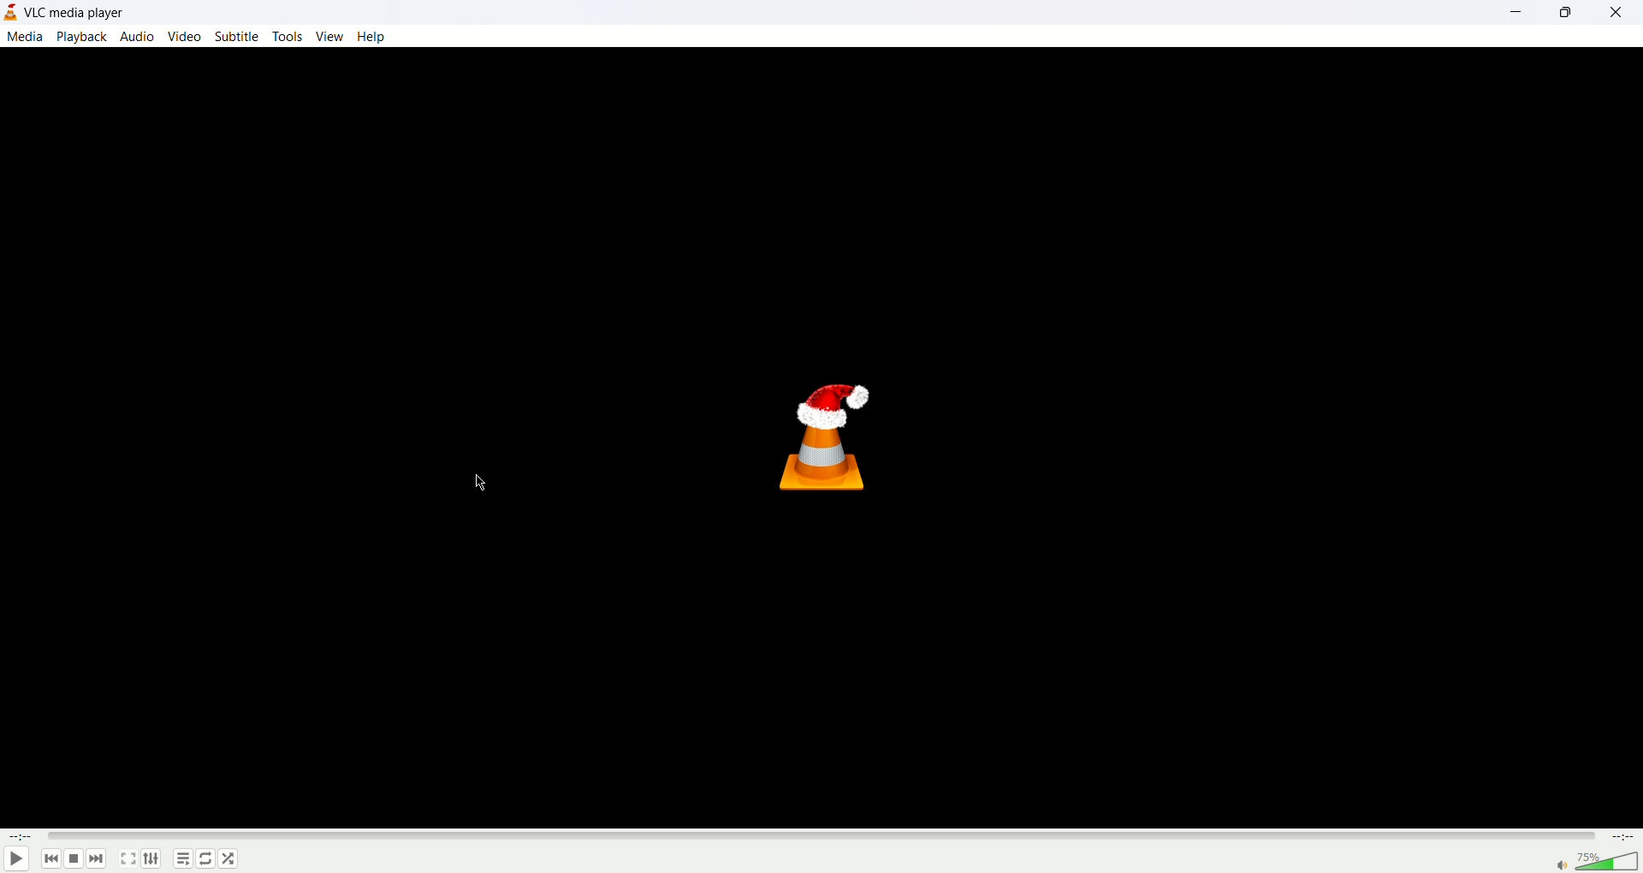  Describe the element at coordinates (151, 858) in the screenshot. I see `extended settings` at that location.